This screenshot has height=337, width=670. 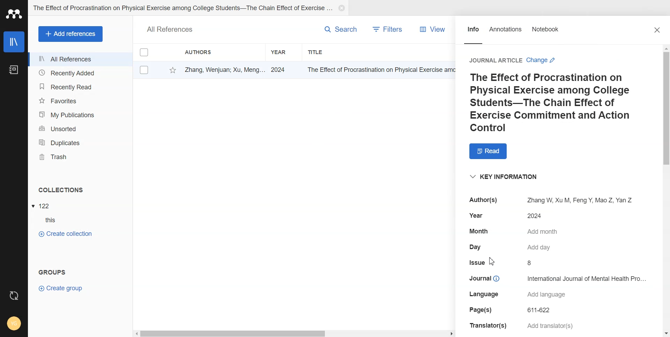 What do you see at coordinates (334, 29) in the screenshot?
I see `Search` at bounding box center [334, 29].